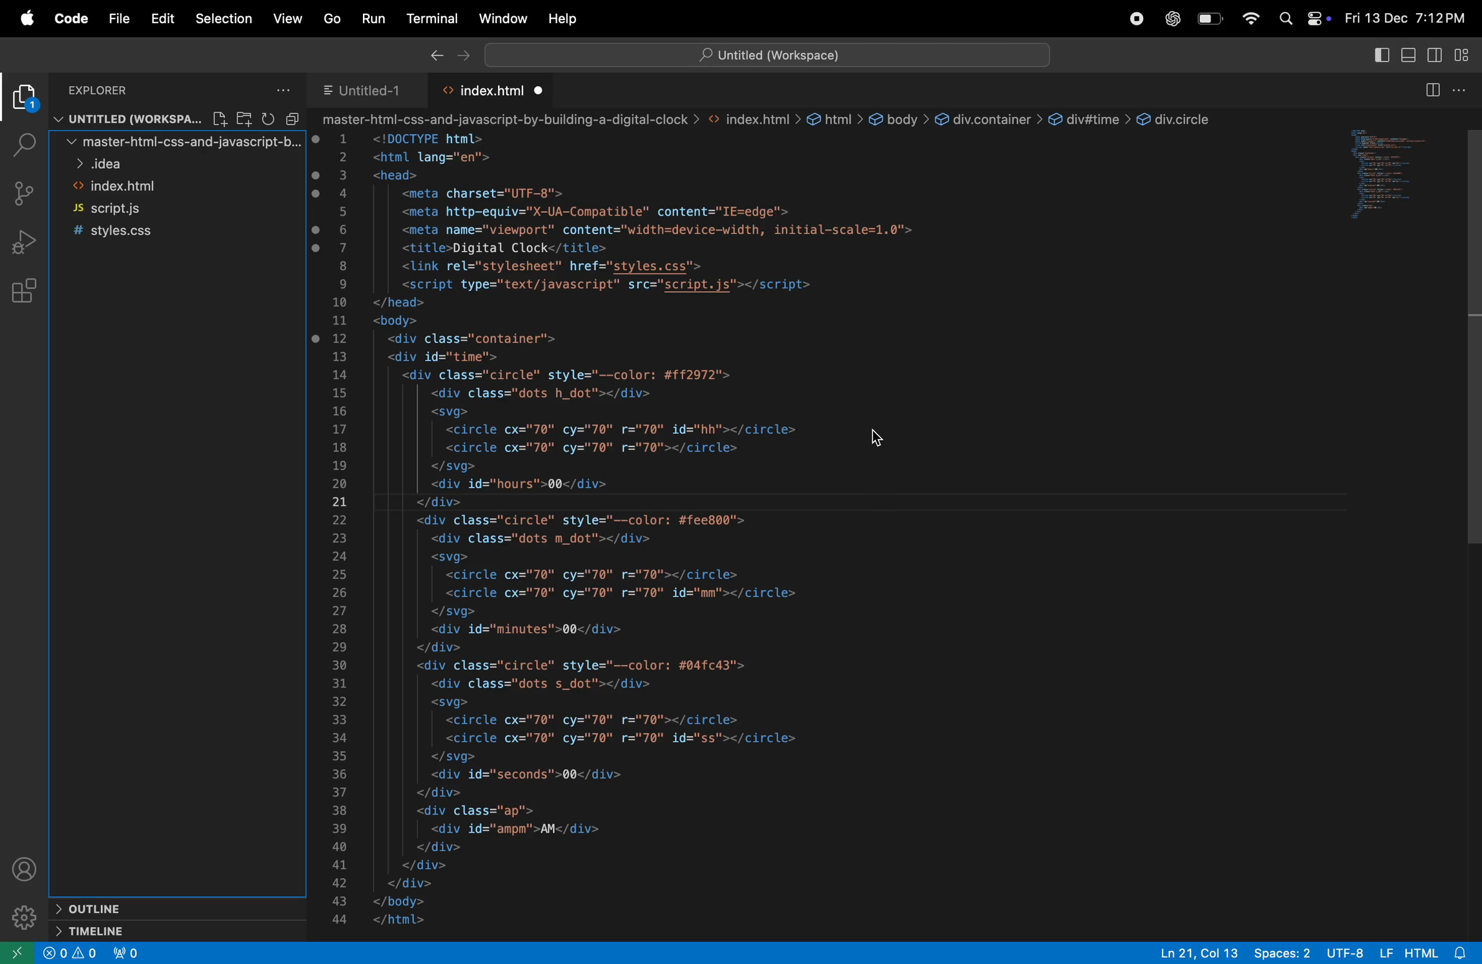 The width and height of the screenshot is (1482, 964). What do you see at coordinates (161, 230) in the screenshot?
I see `style.css` at bounding box center [161, 230].